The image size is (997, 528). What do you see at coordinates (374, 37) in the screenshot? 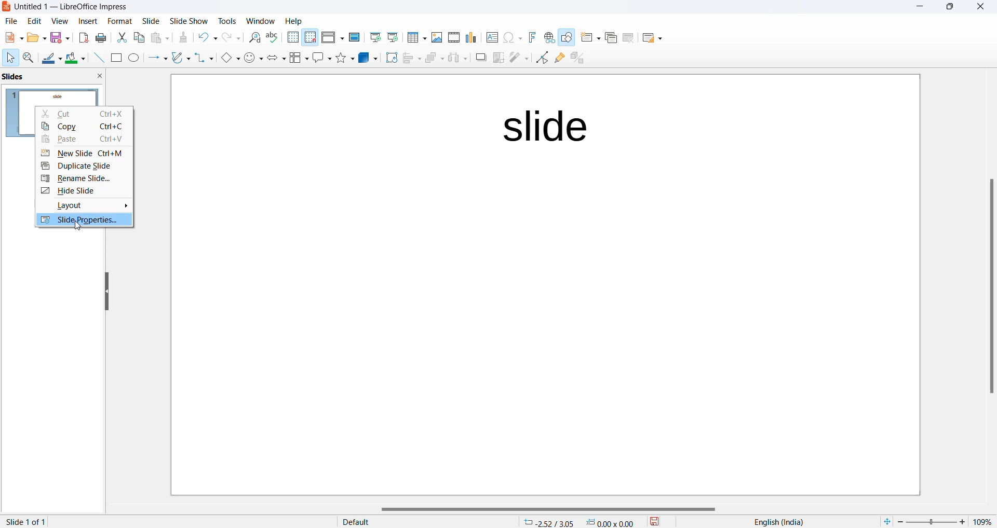
I see `start from first slide` at bounding box center [374, 37].